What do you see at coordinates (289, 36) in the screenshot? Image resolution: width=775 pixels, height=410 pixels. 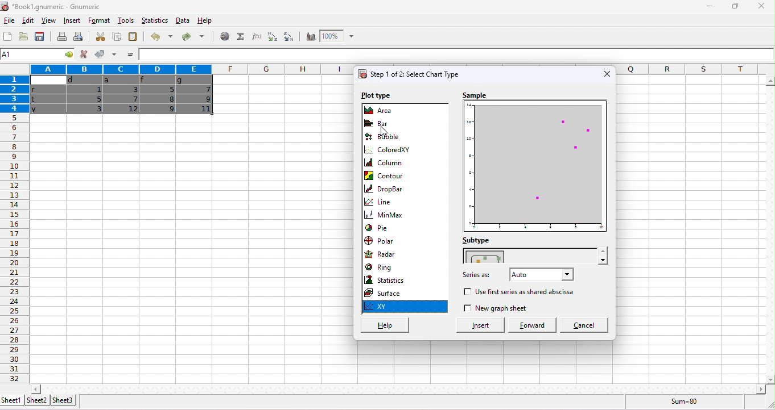 I see `sort descending` at bounding box center [289, 36].